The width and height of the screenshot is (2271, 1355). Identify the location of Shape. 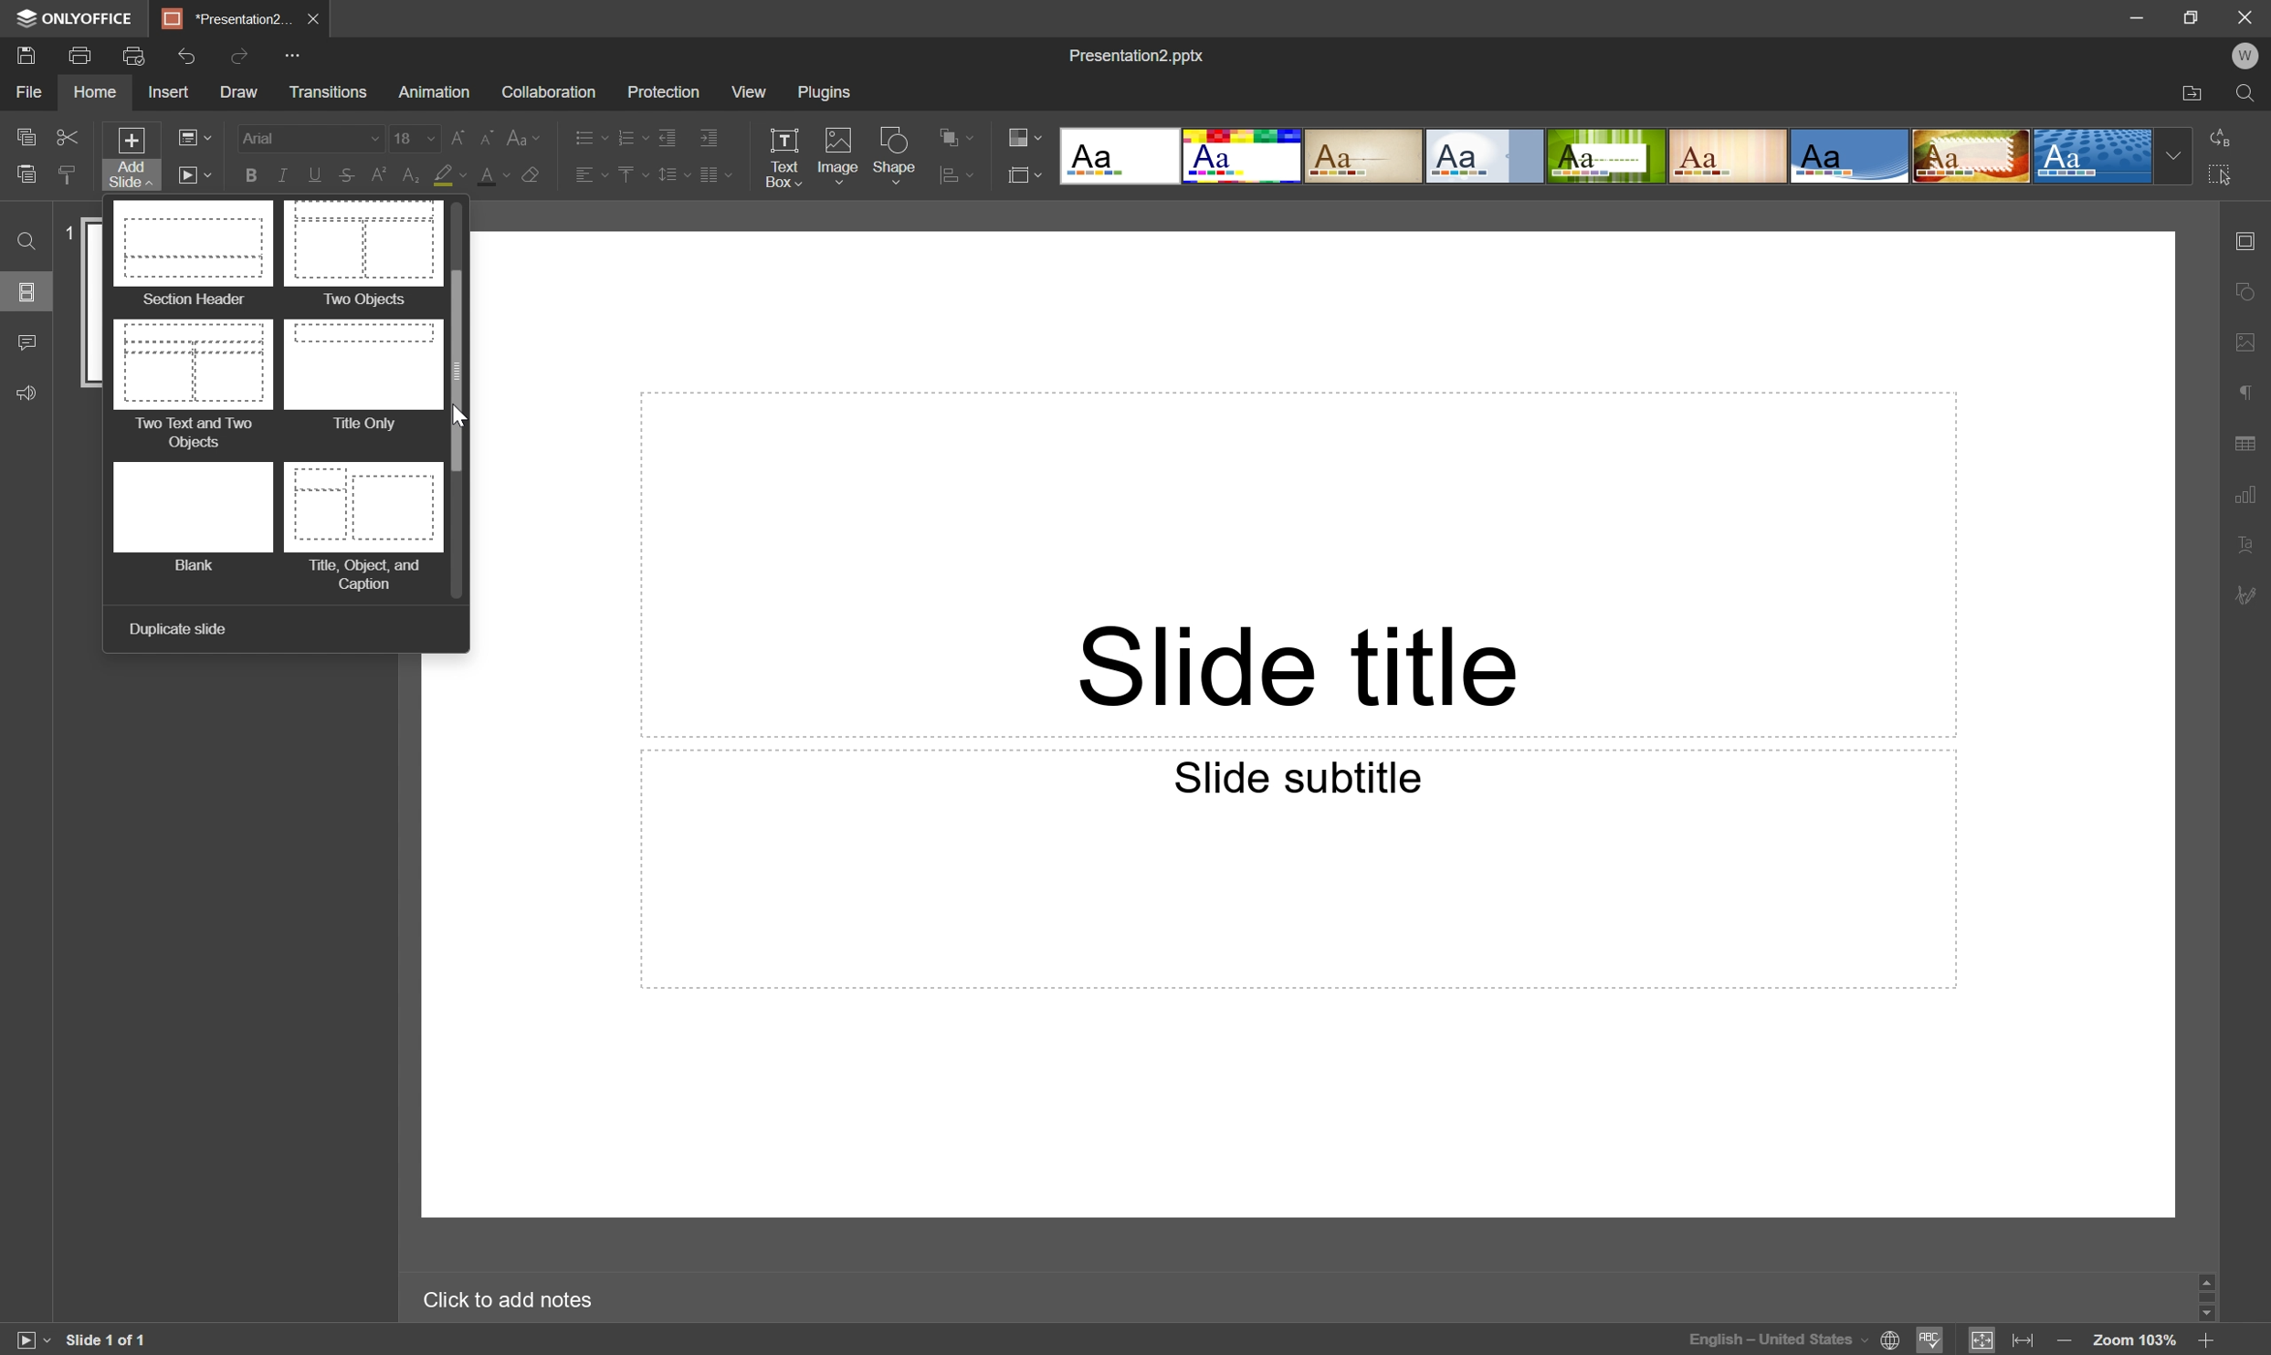
(899, 155).